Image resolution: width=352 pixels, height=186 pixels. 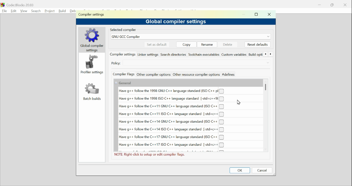 I want to click on Code blocks 20.03, so click(x=18, y=4).